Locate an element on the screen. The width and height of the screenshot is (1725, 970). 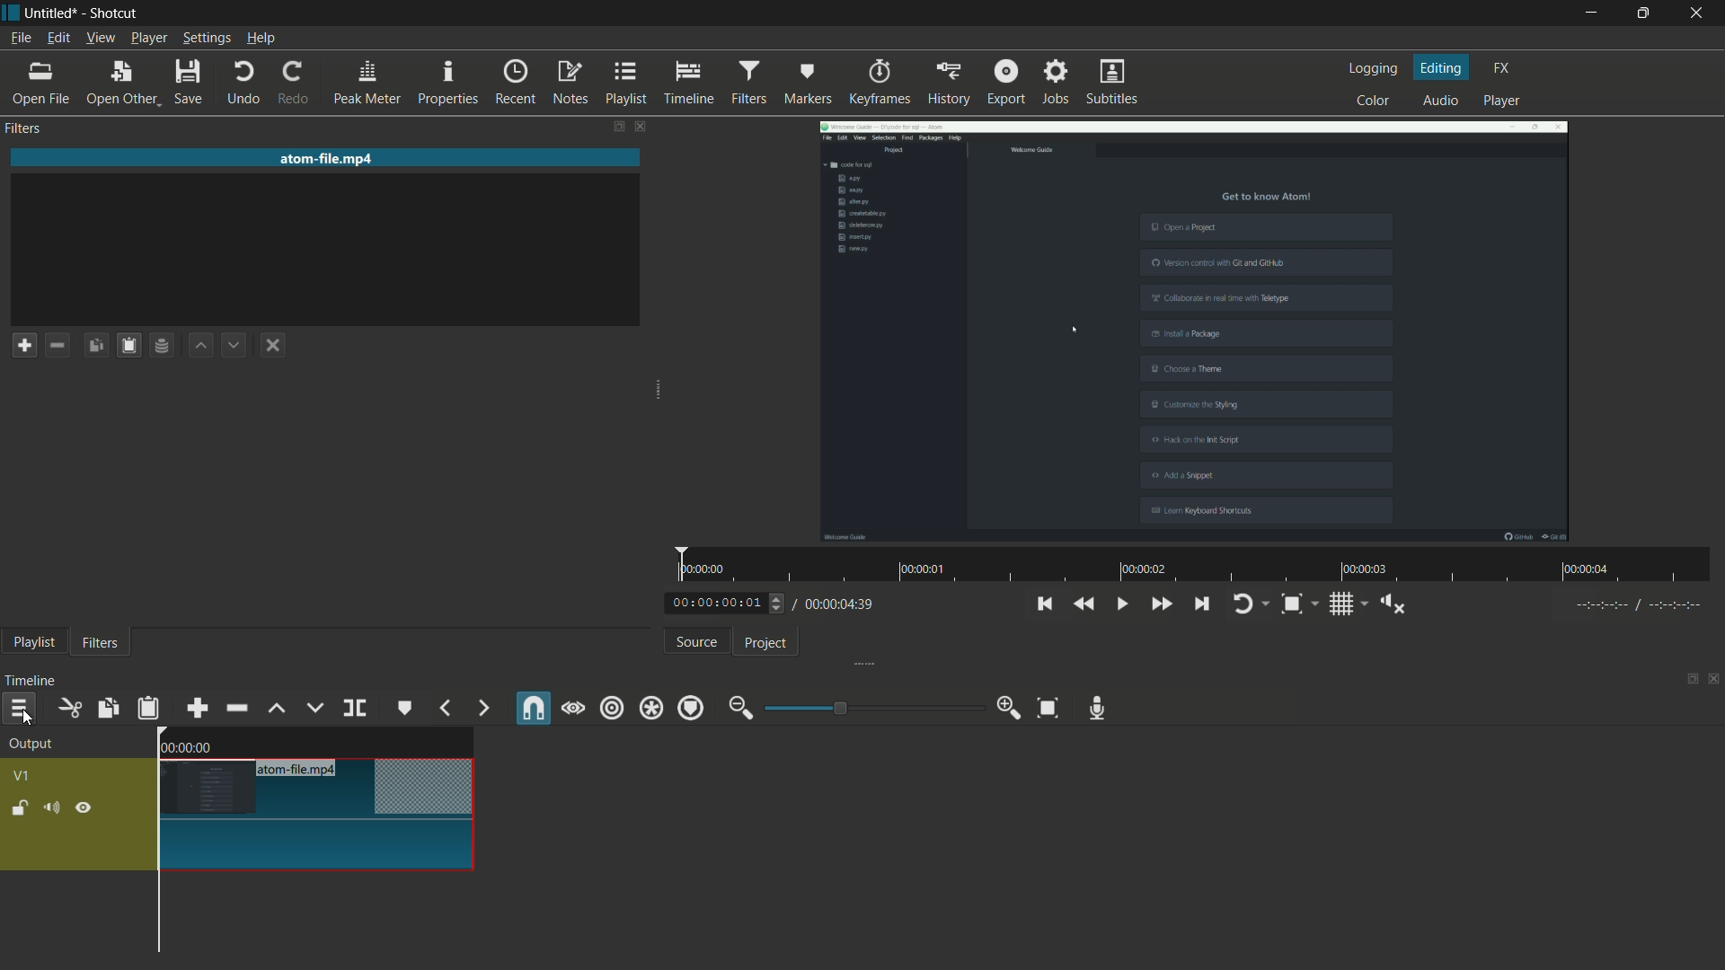
v1 is located at coordinates (23, 777).